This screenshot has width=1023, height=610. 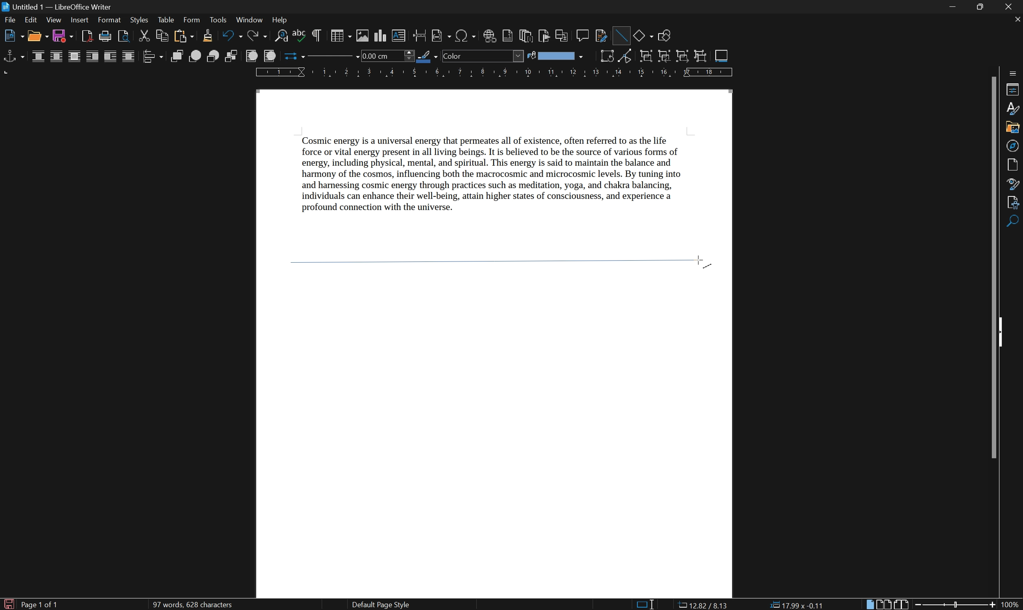 I want to click on insert line, so click(x=620, y=34).